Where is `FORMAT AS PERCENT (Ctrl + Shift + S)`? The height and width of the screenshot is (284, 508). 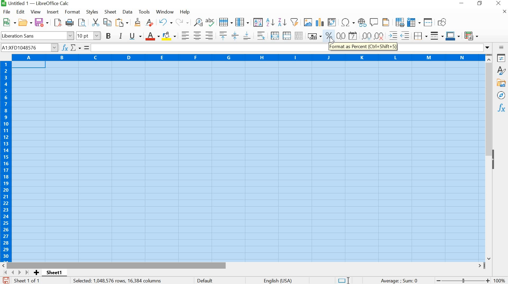
FORMAT AS PERCENT (Ctrl + Shift + S) is located at coordinates (365, 47).